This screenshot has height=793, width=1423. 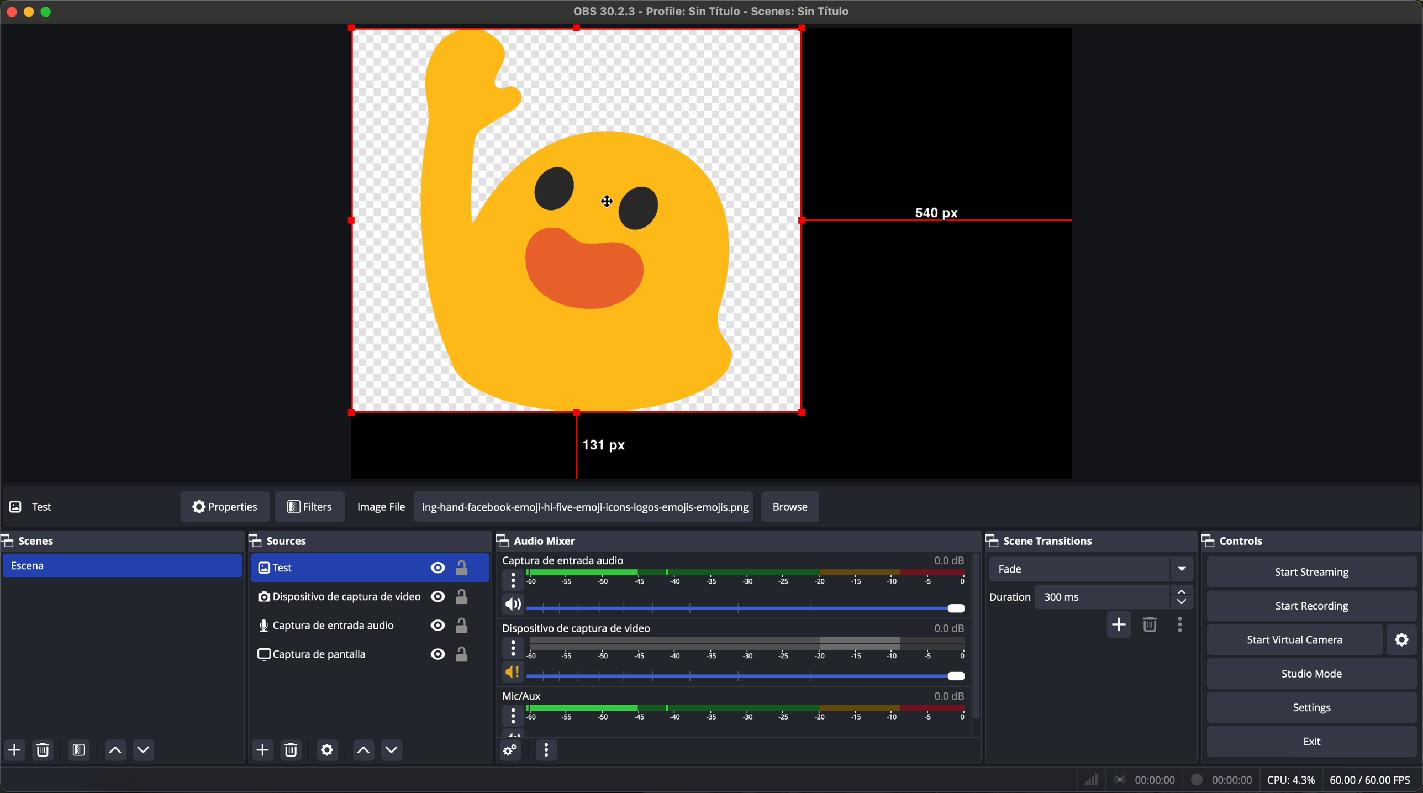 I want to click on vol, so click(x=732, y=673).